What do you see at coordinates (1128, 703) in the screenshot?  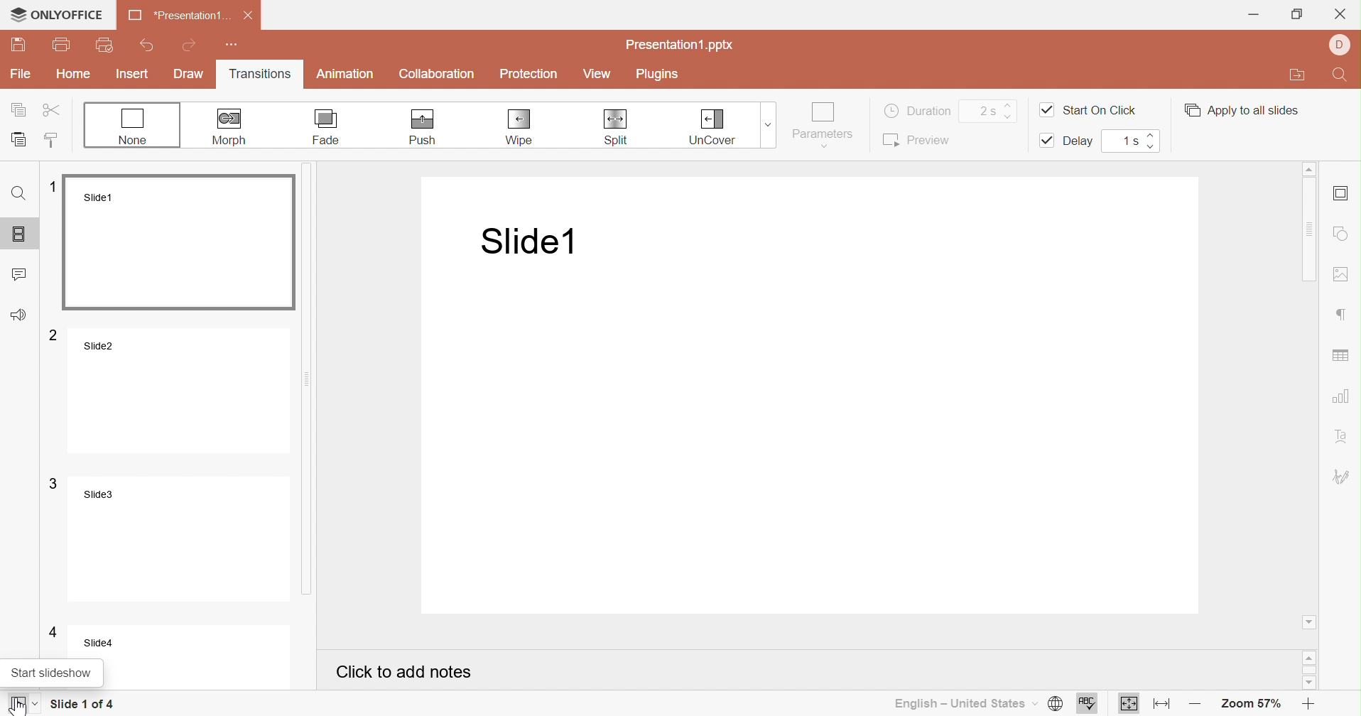 I see `Fit to slide` at bounding box center [1128, 703].